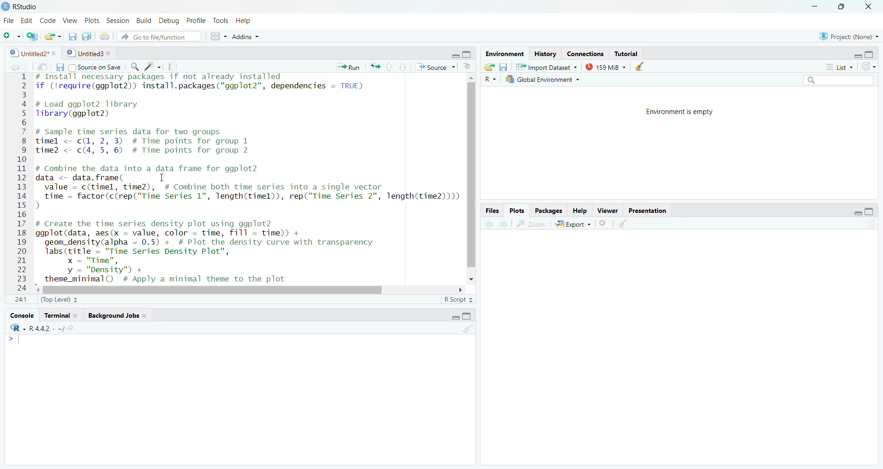  I want to click on Import Dataset , so click(546, 66).